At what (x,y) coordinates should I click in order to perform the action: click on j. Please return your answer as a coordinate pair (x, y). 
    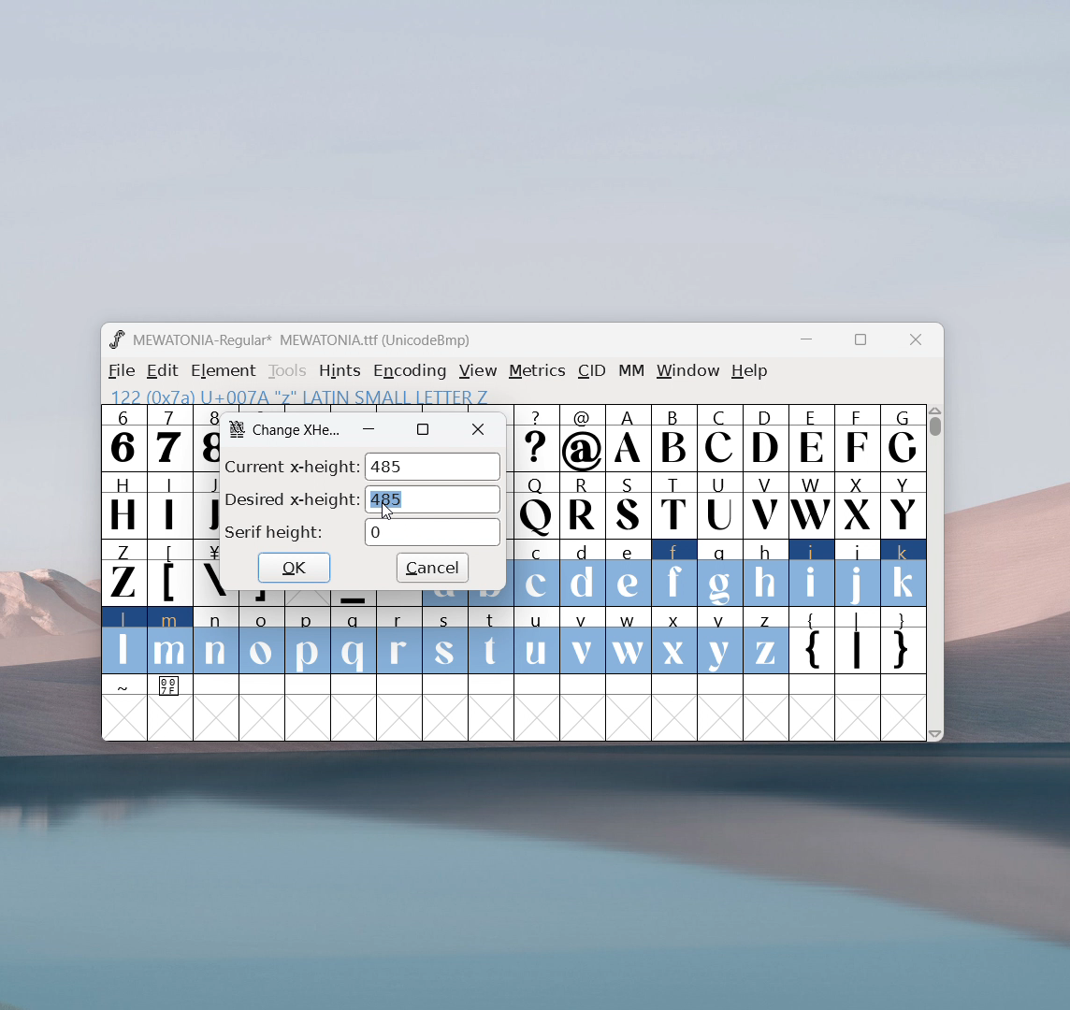
    Looking at the image, I should click on (859, 573).